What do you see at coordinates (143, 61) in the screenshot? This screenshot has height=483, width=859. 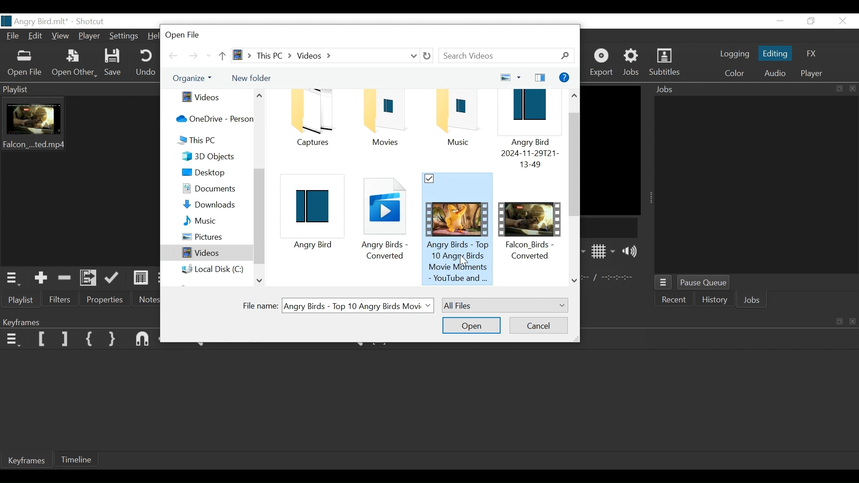 I see `Undo` at bounding box center [143, 61].